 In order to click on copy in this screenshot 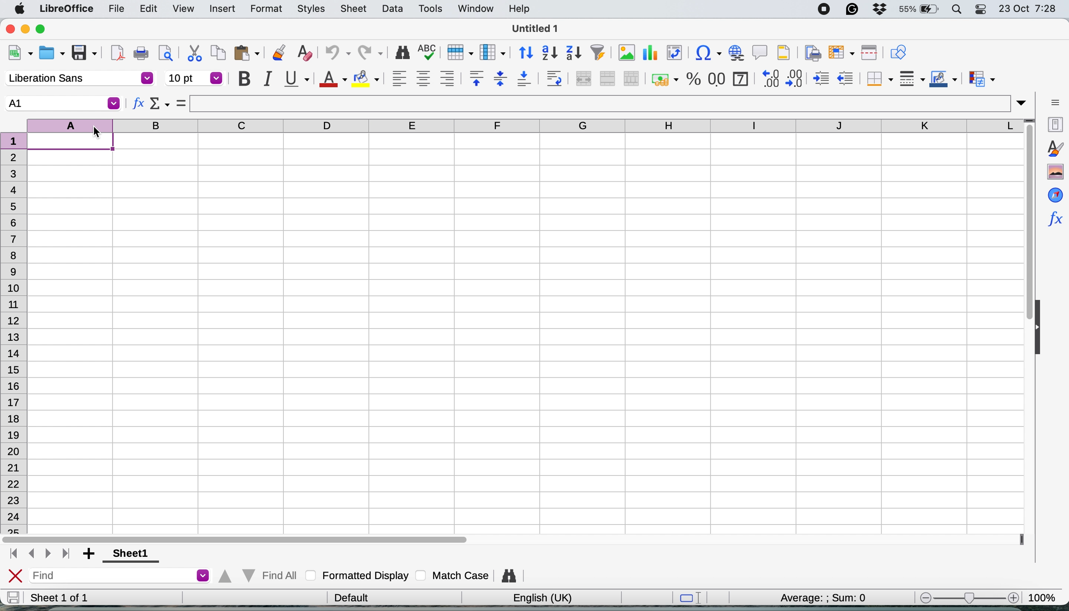, I will do `click(218, 55)`.